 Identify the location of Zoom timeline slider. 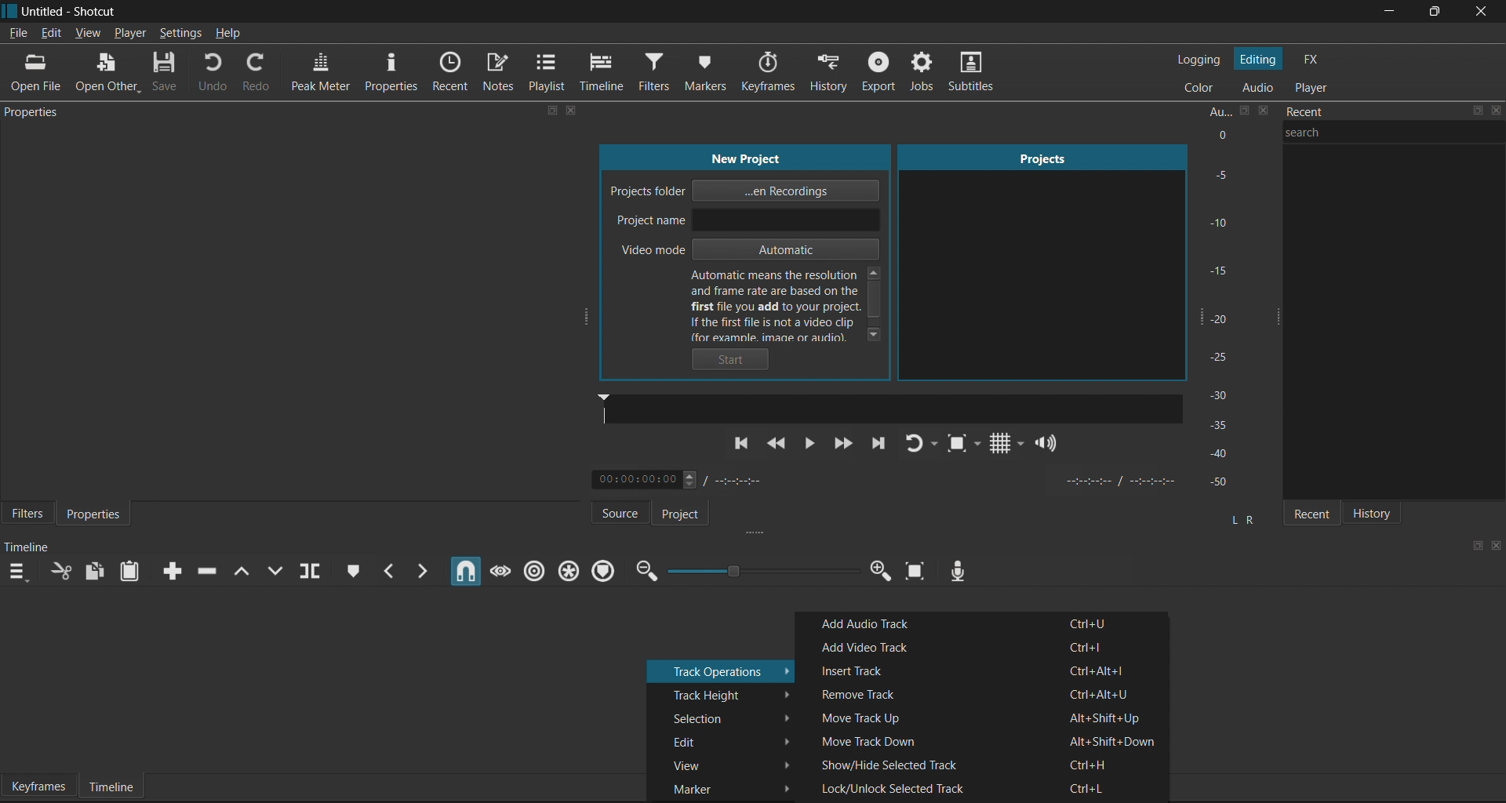
(759, 572).